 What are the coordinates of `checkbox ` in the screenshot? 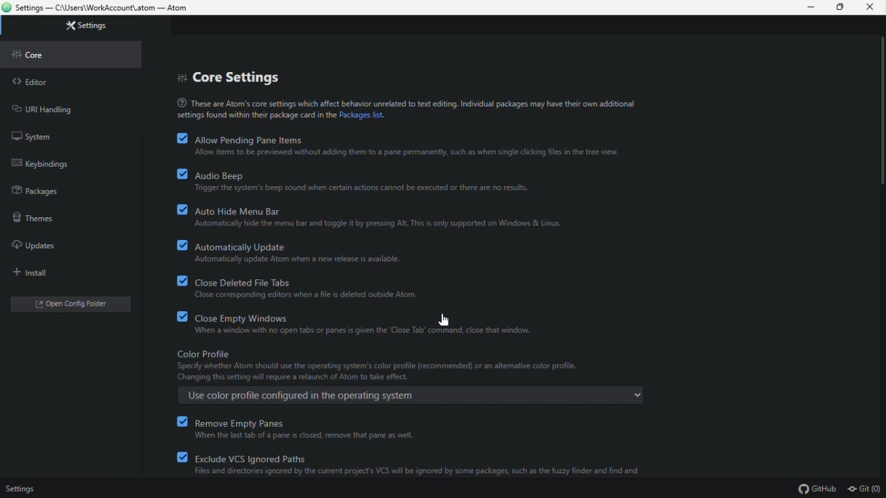 It's located at (183, 138).